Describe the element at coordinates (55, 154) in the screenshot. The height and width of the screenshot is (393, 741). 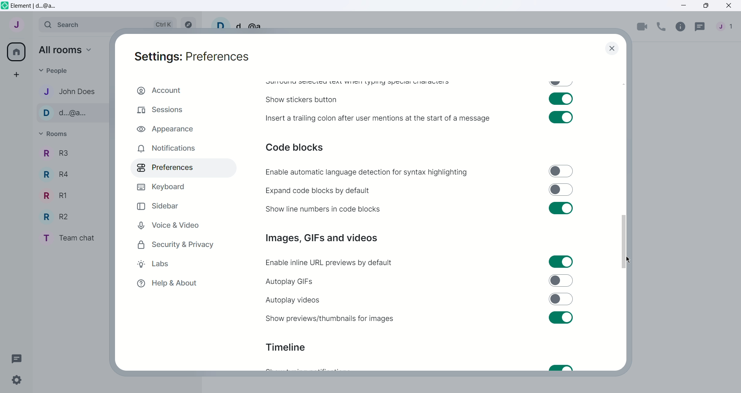
I see `R3 - Room Name` at that location.